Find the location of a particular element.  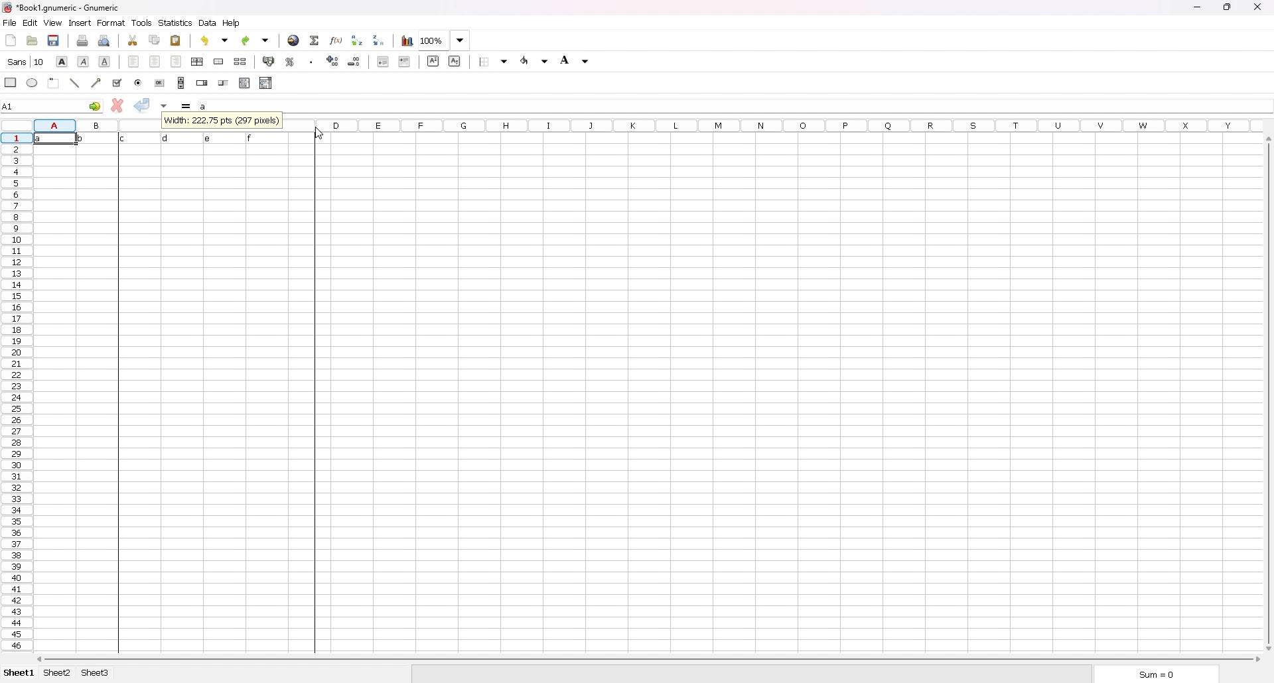

open is located at coordinates (32, 40).